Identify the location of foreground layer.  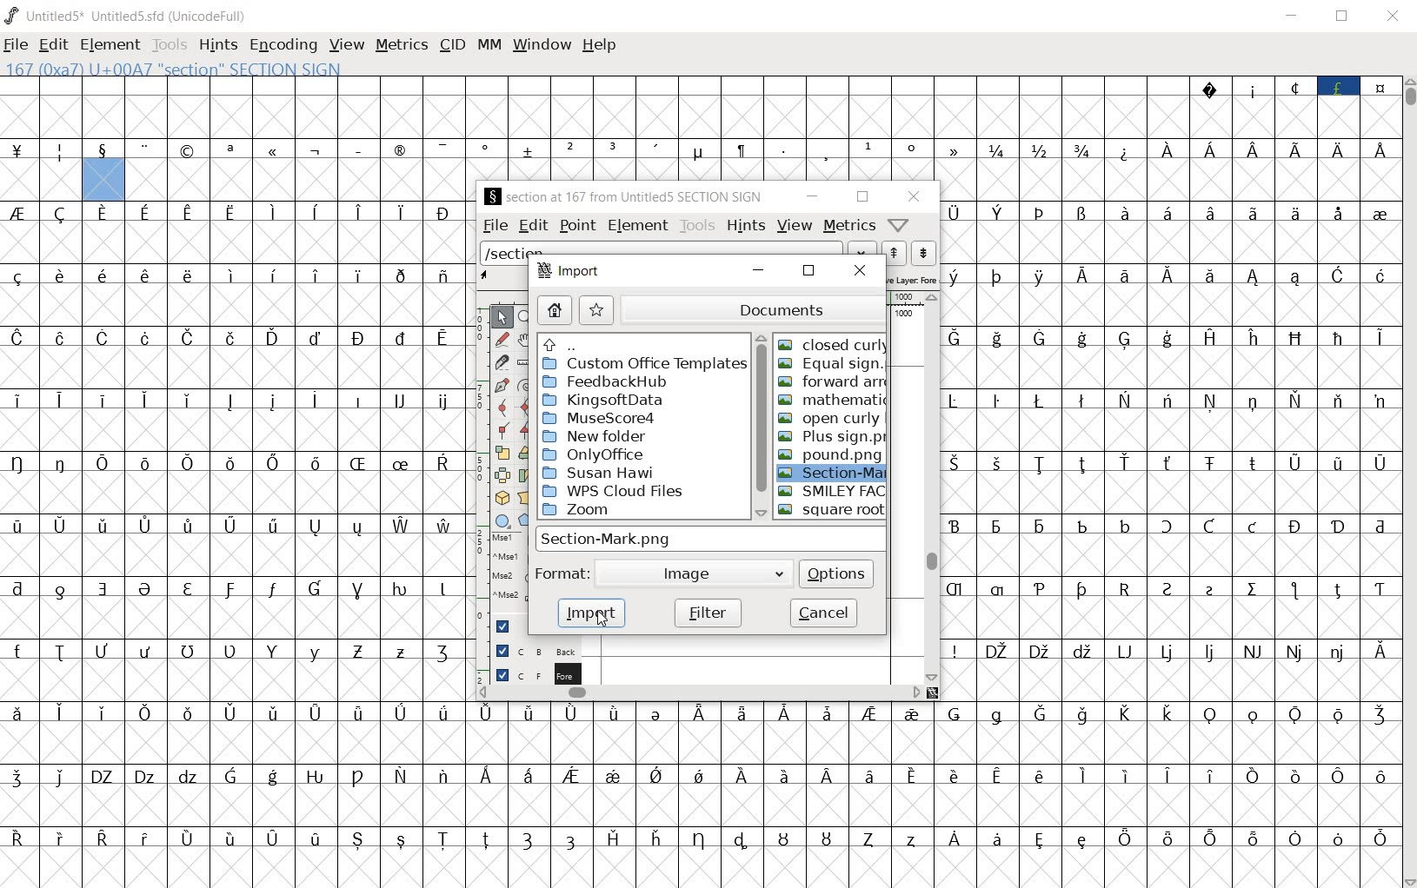
(536, 673).